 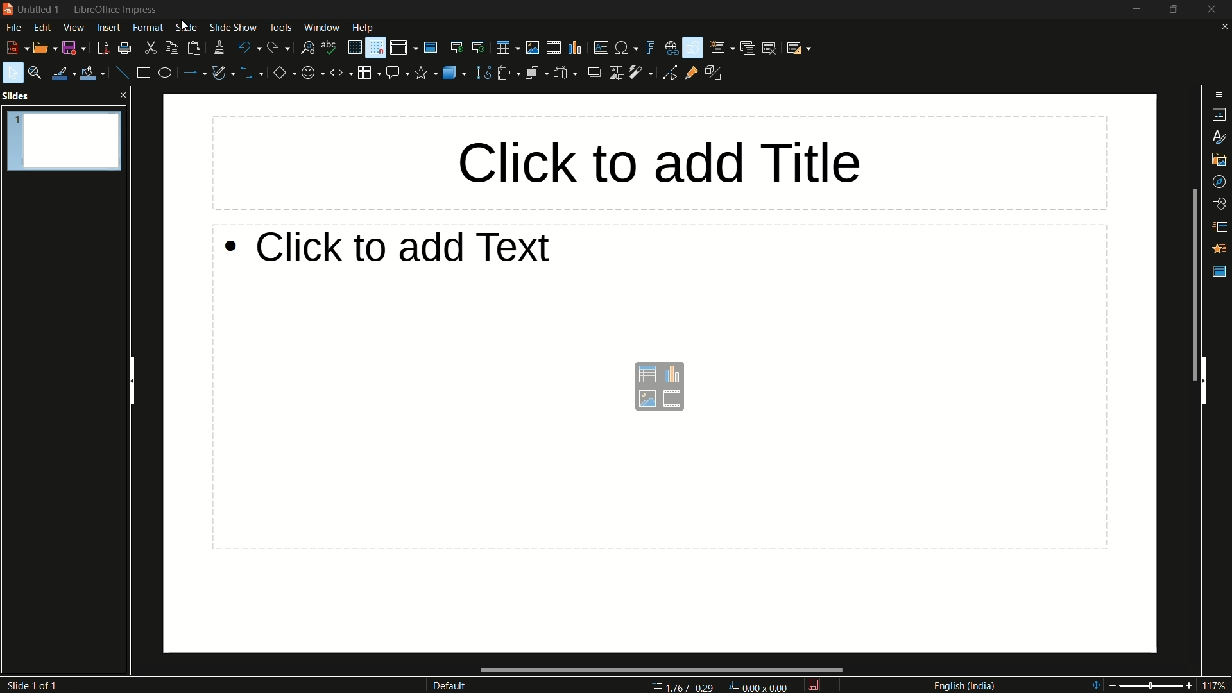 I want to click on app name, so click(x=116, y=8).